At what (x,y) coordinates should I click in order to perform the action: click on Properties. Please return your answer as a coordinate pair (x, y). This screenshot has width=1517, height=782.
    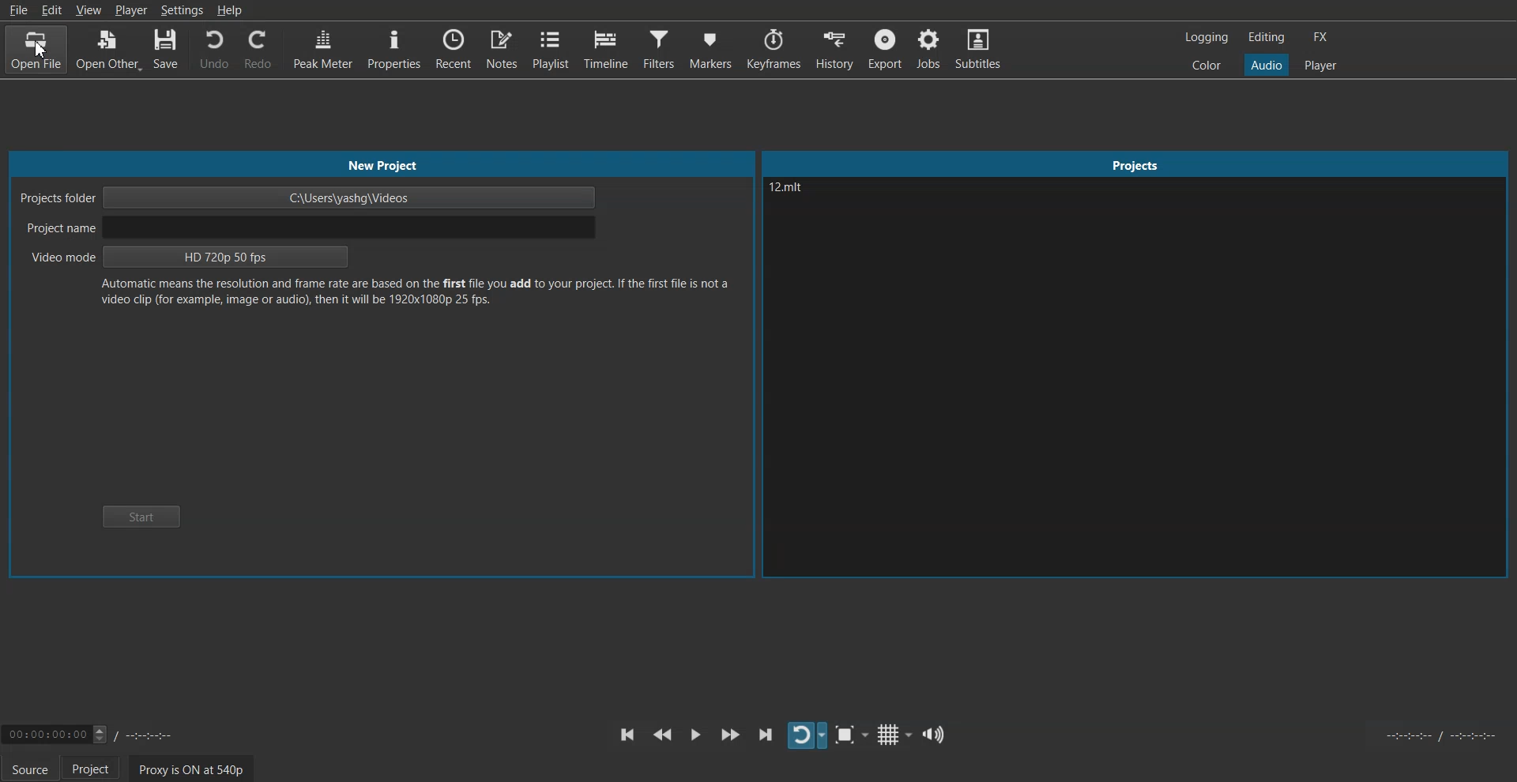
    Looking at the image, I should click on (393, 48).